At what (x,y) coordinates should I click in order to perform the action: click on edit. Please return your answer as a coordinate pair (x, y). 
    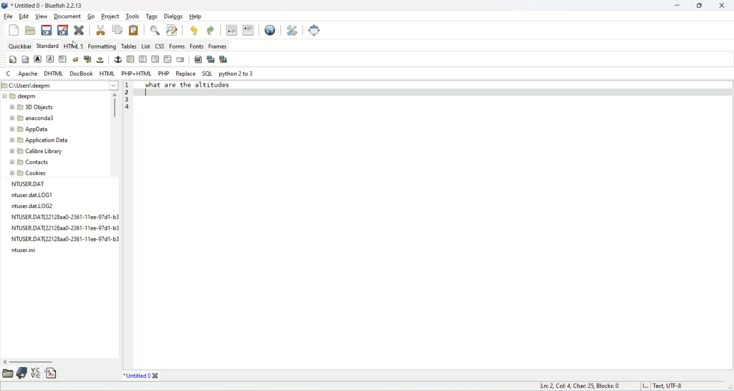
    Looking at the image, I should click on (23, 17).